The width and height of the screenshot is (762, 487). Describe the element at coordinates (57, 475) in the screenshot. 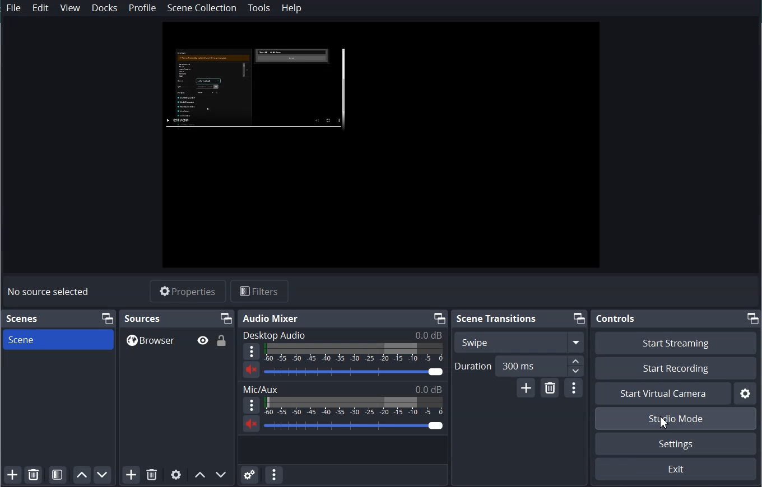

I see `Open scene Filter` at that location.